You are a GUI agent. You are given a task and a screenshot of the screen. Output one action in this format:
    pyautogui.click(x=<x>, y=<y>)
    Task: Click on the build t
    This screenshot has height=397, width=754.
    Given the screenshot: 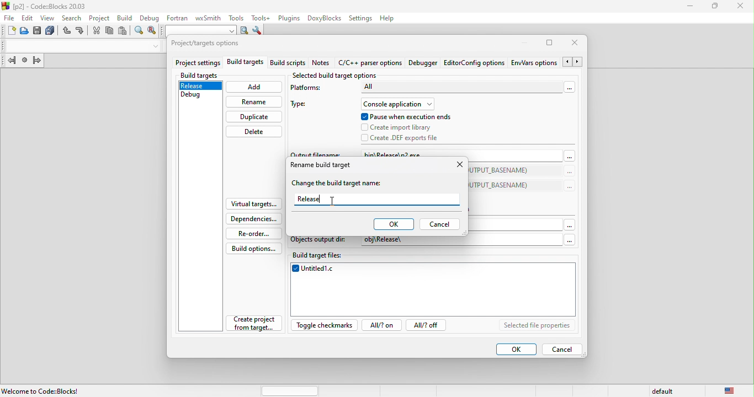 What is the action you would take?
    pyautogui.click(x=434, y=257)
    